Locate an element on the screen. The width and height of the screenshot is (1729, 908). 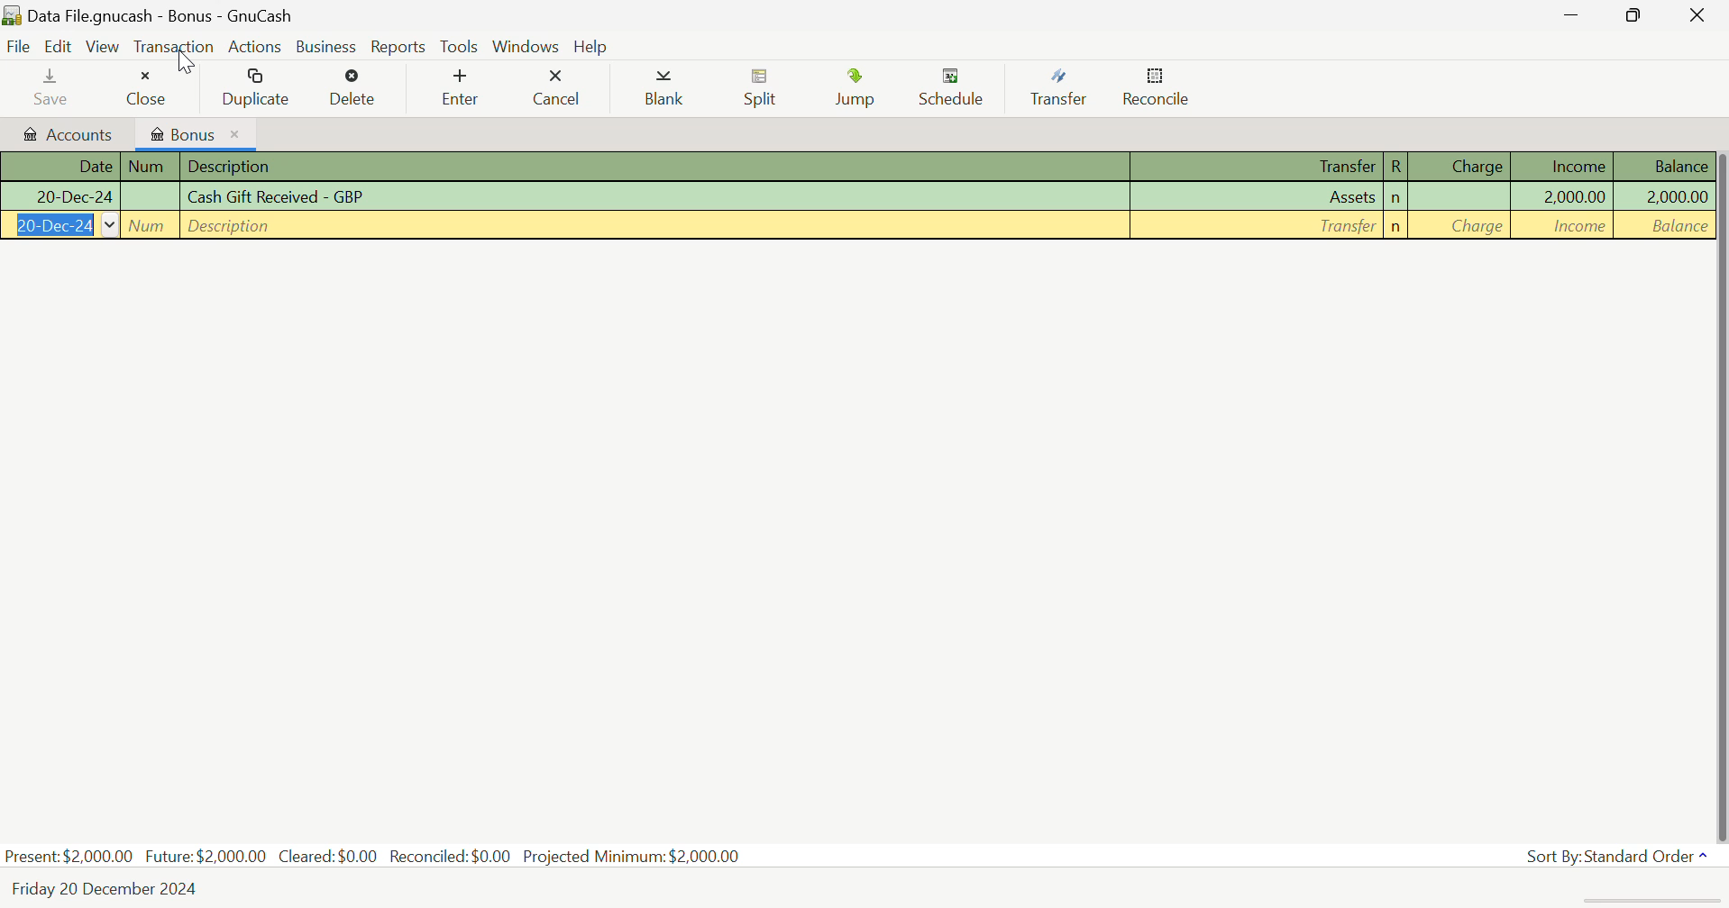
Delete  is located at coordinates (354, 88).